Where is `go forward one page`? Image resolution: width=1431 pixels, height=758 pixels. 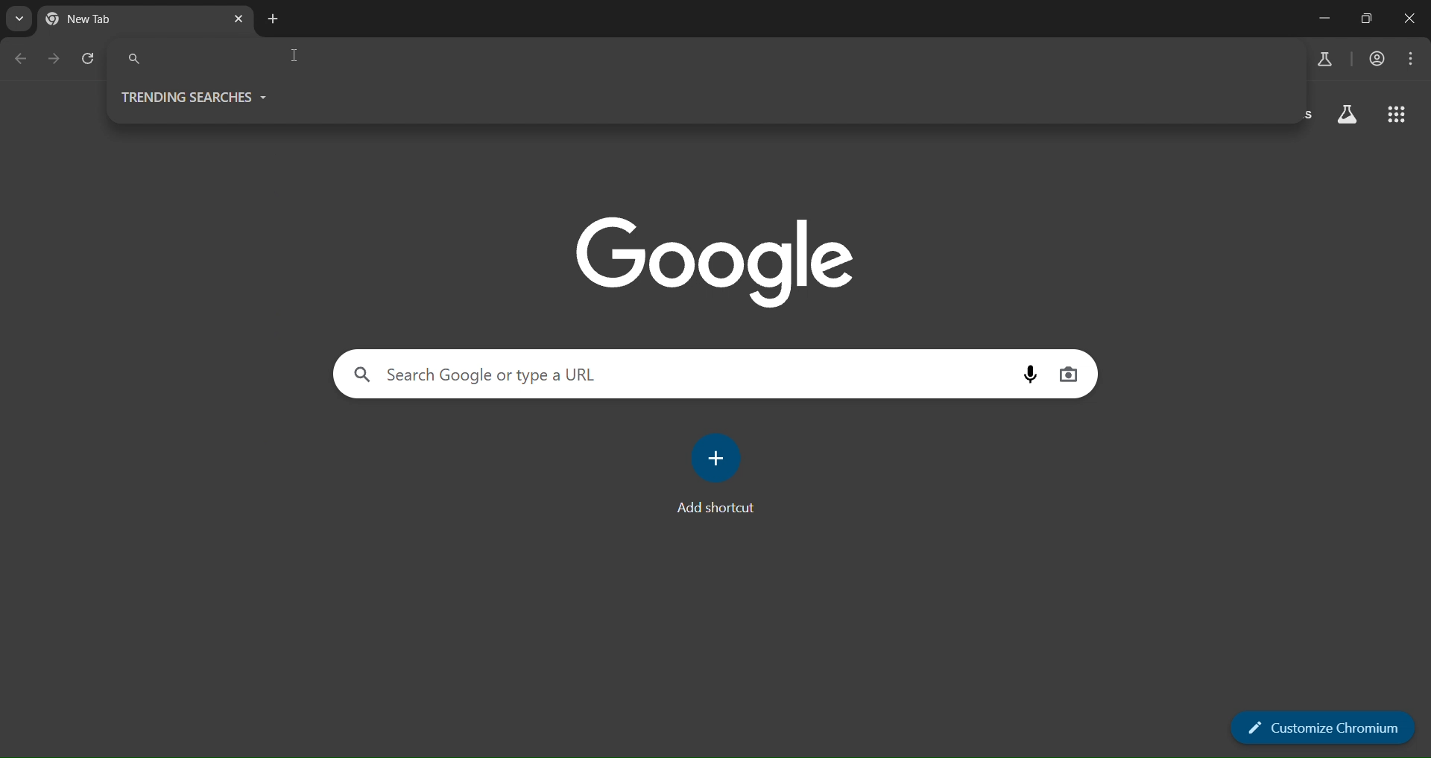 go forward one page is located at coordinates (50, 57).